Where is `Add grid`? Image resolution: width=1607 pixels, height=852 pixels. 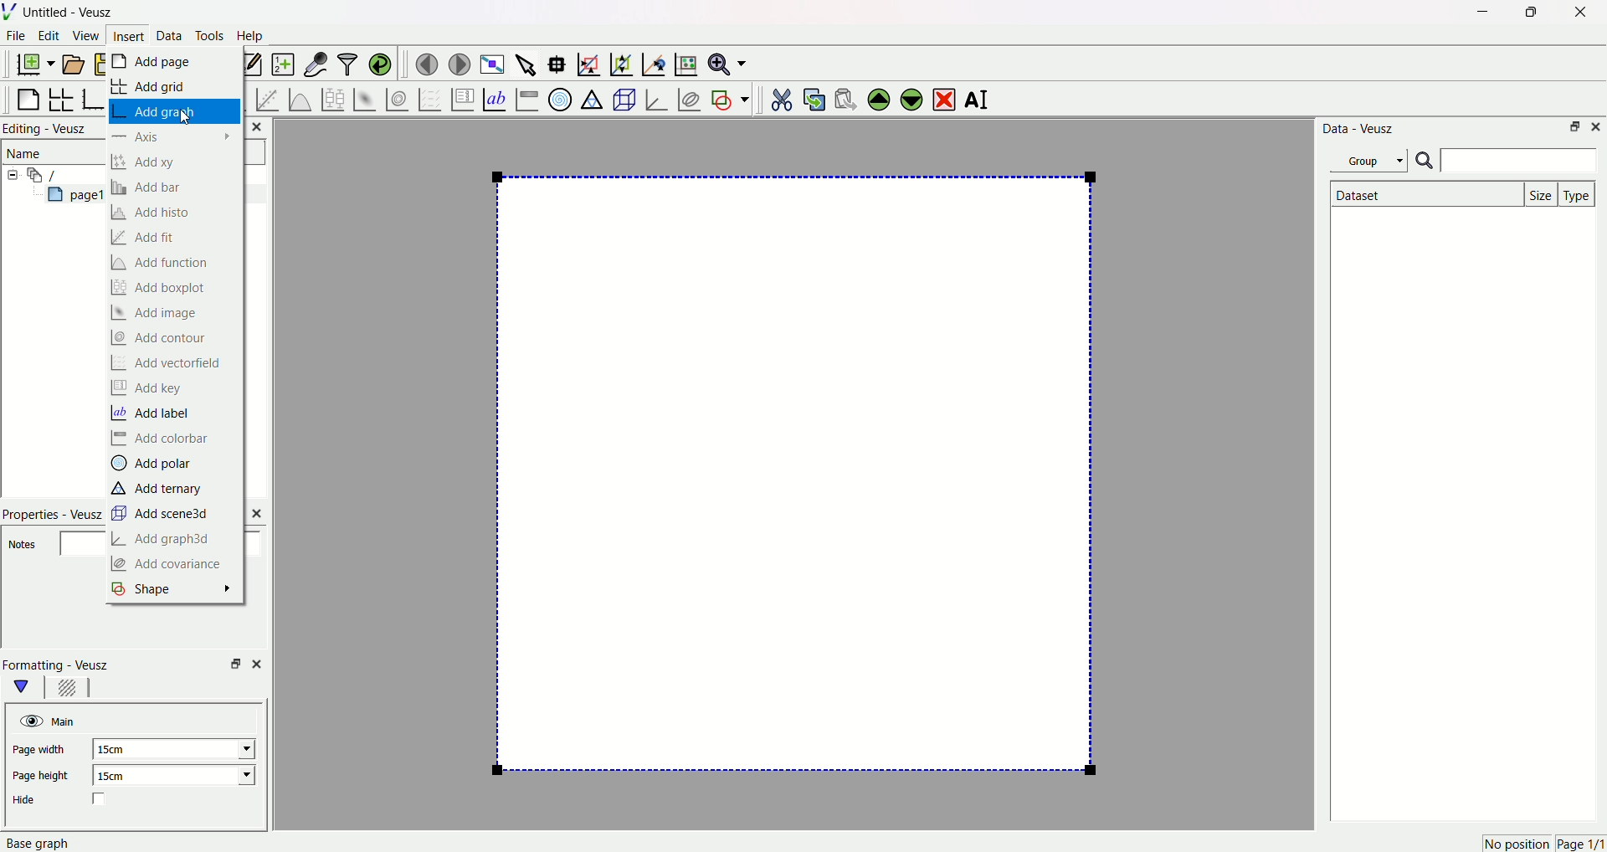 Add grid is located at coordinates (157, 86).